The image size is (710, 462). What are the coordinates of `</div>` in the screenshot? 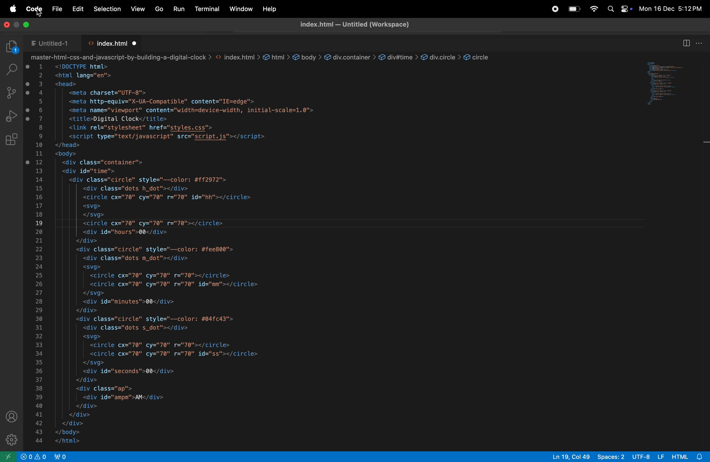 It's located at (89, 241).